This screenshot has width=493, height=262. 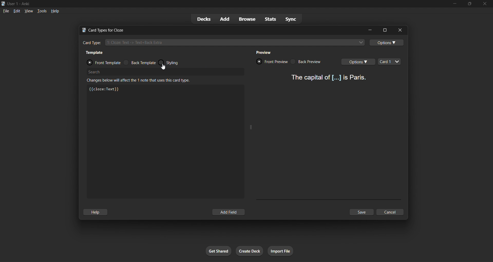 What do you see at coordinates (17, 11) in the screenshot?
I see `edit` at bounding box center [17, 11].